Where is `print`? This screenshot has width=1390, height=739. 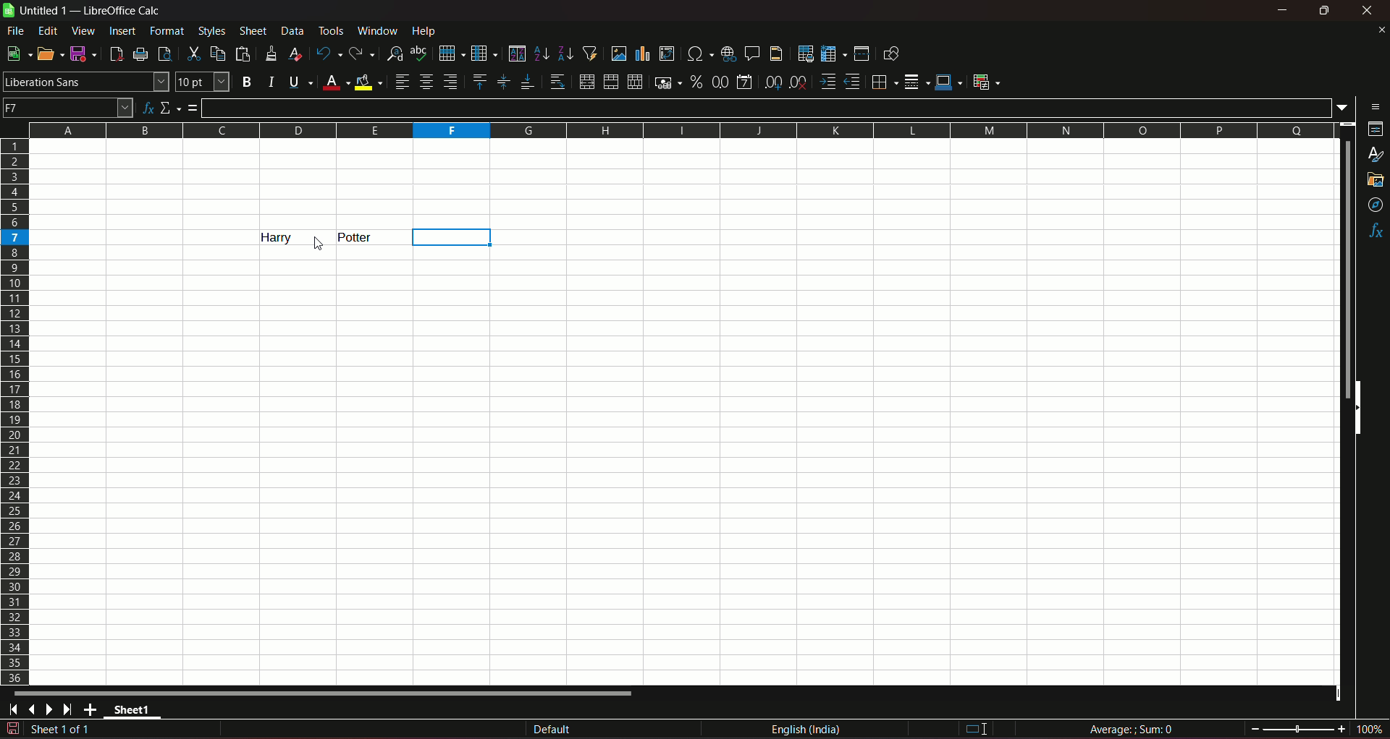 print is located at coordinates (141, 56).